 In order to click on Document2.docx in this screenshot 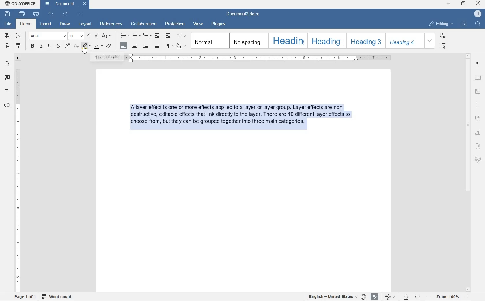, I will do `click(65, 5)`.